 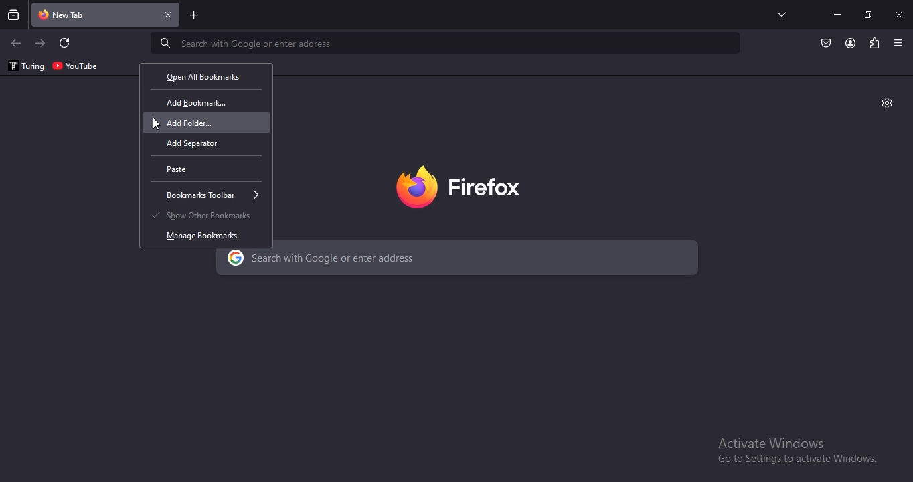 I want to click on open all bookmarks, so click(x=203, y=76).